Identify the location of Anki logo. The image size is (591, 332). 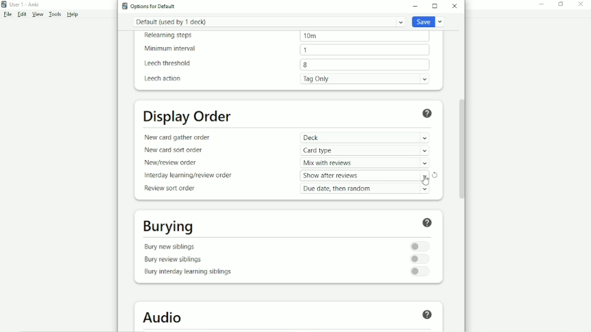
(4, 4).